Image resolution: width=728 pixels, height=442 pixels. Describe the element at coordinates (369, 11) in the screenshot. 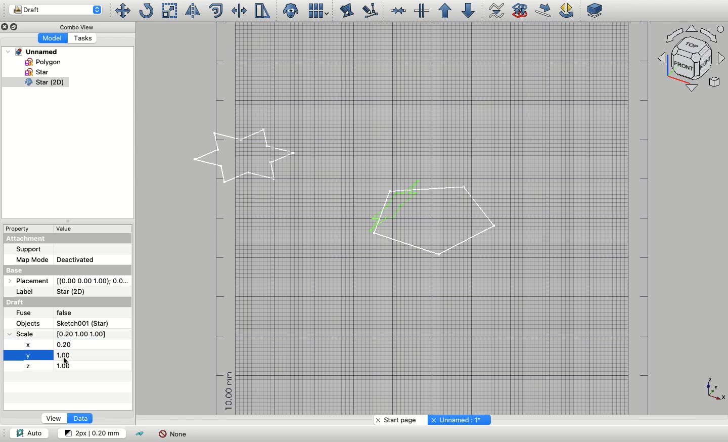

I see `Subelement highlight` at that location.